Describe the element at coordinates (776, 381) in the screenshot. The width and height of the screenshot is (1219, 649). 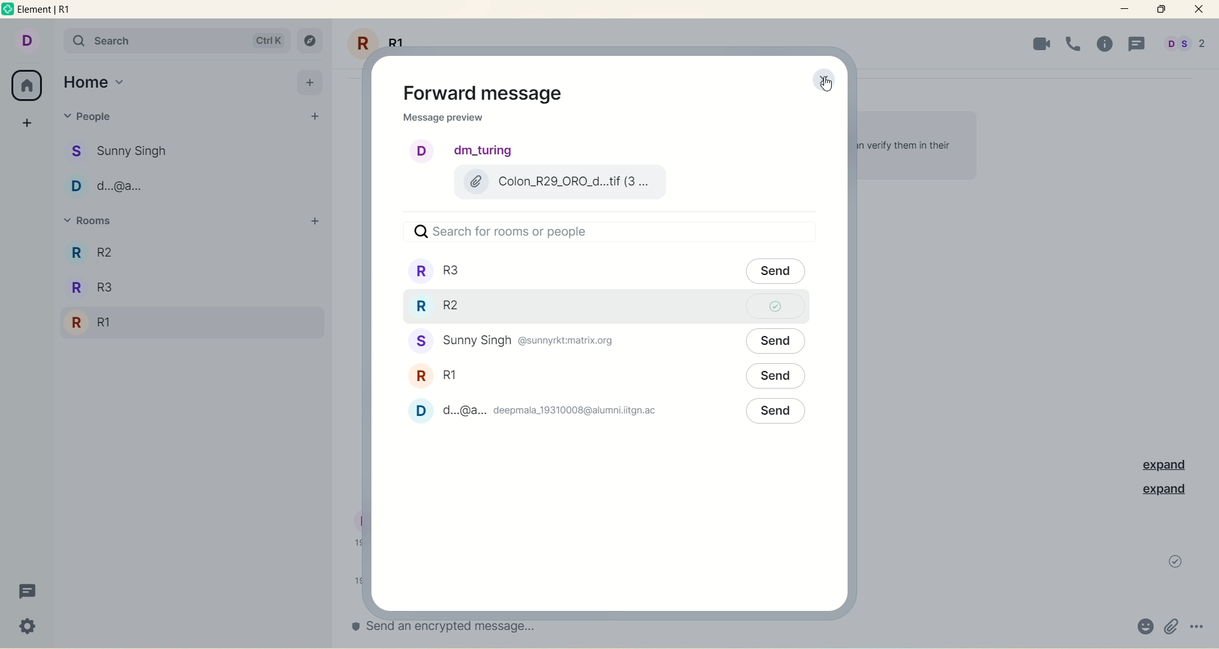
I see `send` at that location.